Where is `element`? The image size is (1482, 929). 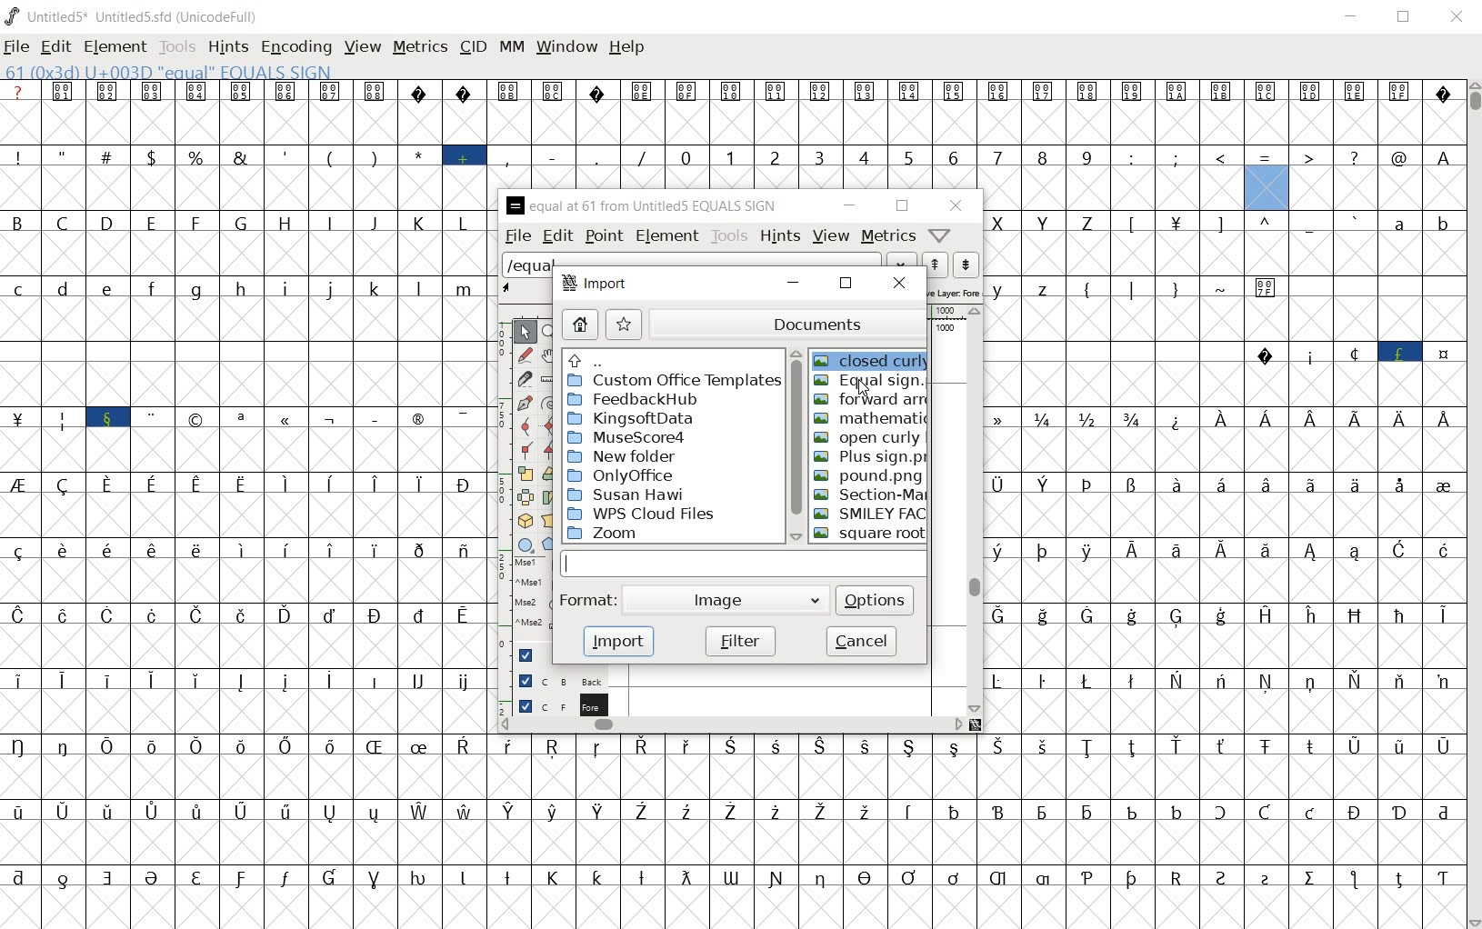 element is located at coordinates (112, 45).